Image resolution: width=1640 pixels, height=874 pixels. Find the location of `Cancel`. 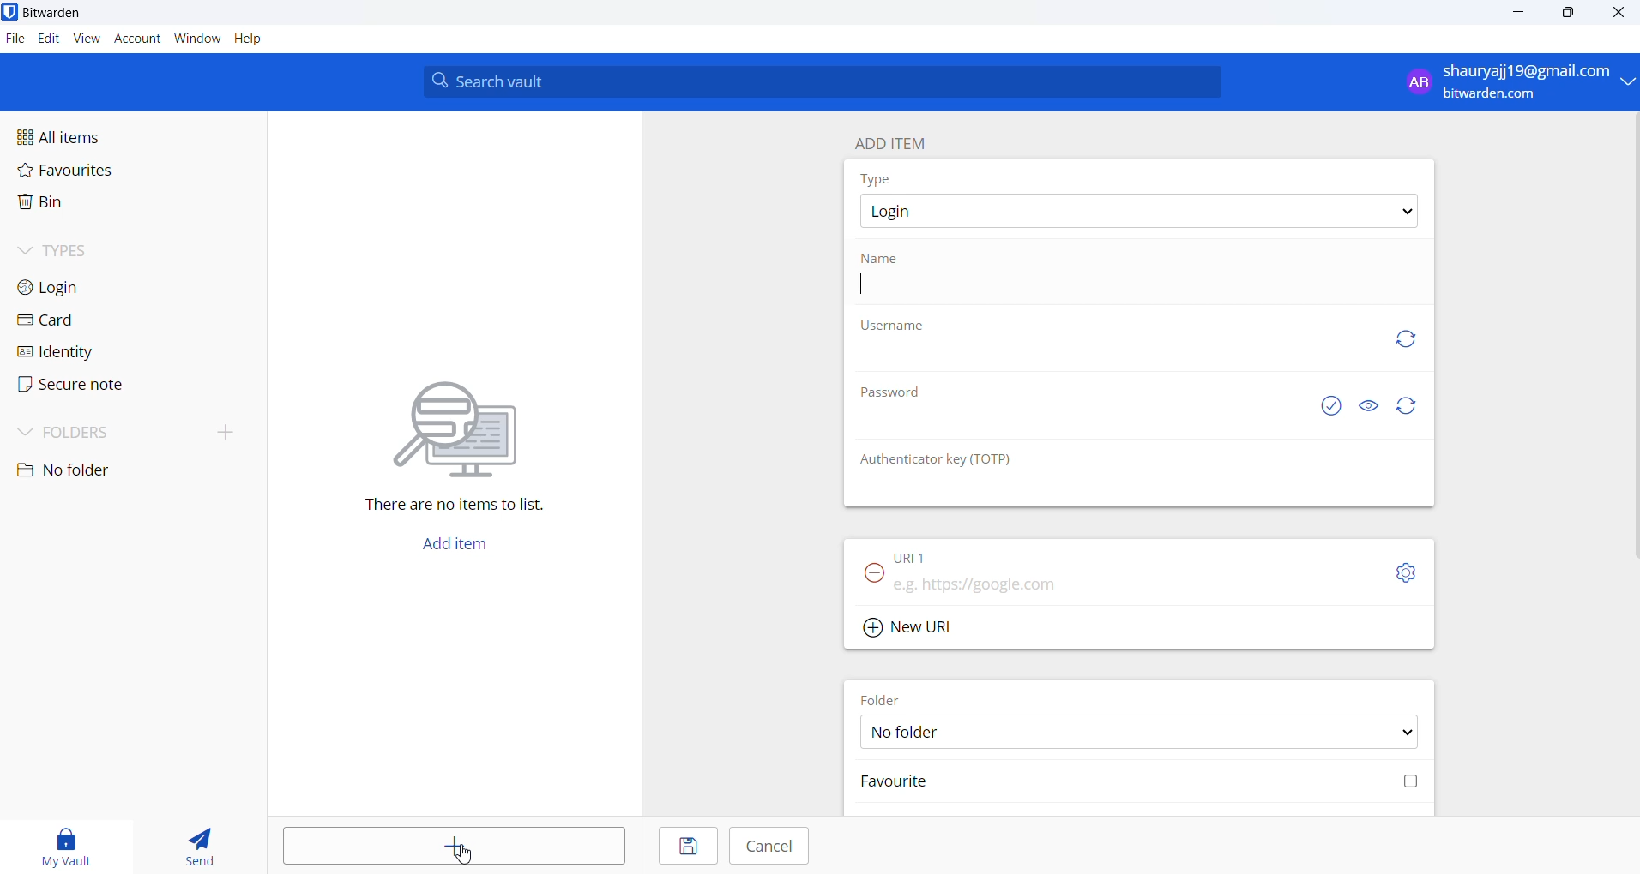

Cancel is located at coordinates (770, 846).